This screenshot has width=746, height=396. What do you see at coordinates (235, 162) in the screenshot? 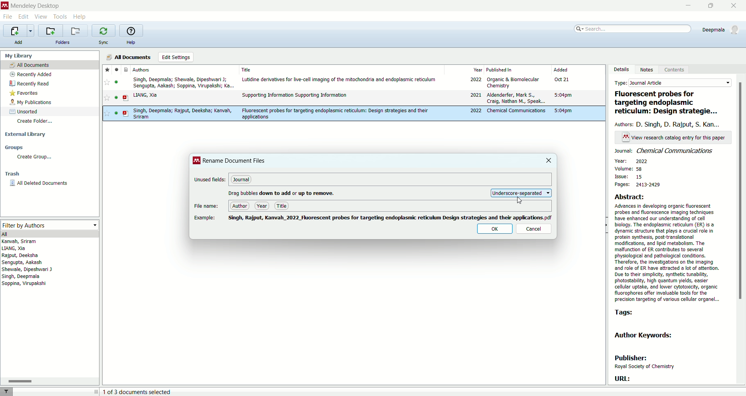
I see `rename document files` at bounding box center [235, 162].